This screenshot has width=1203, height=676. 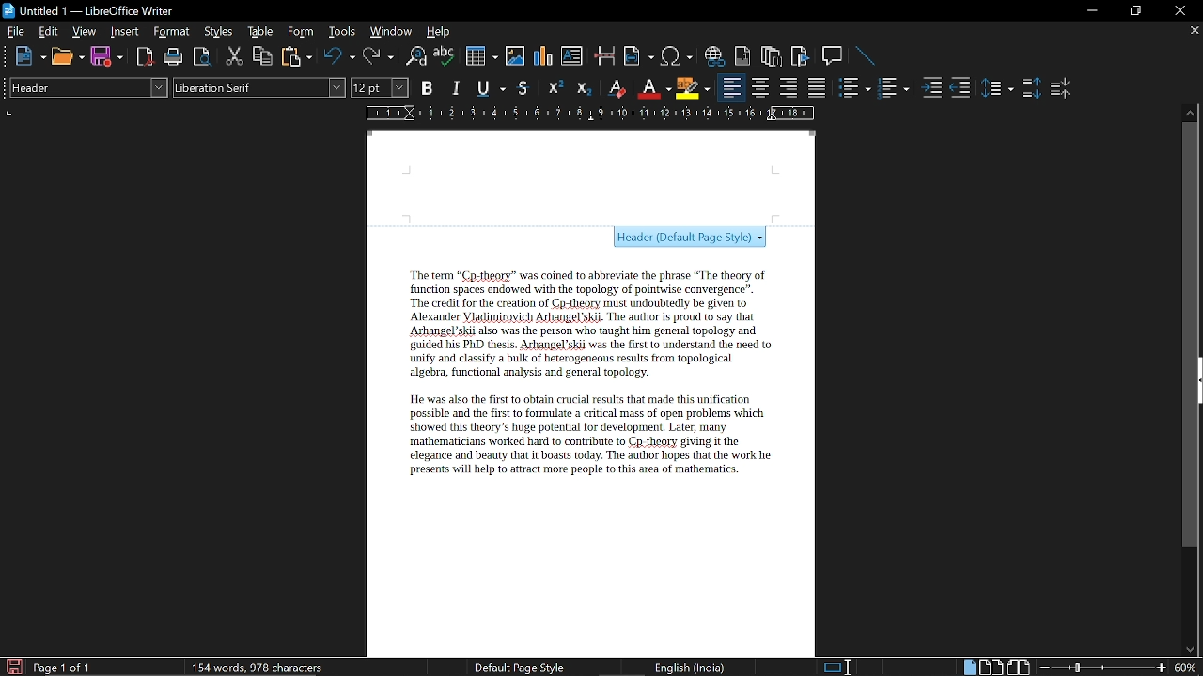 What do you see at coordinates (235, 56) in the screenshot?
I see `Cut` at bounding box center [235, 56].